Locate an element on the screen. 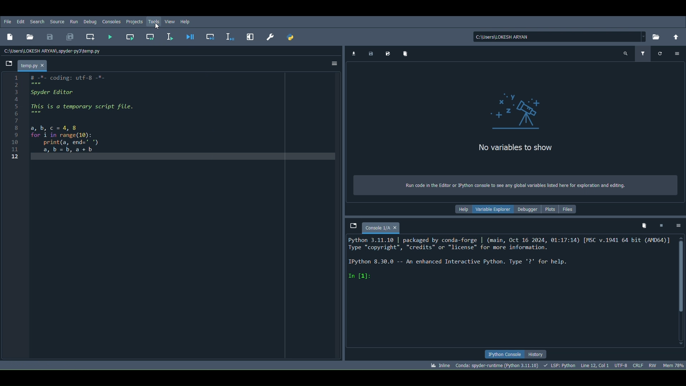  view is located at coordinates (170, 21).